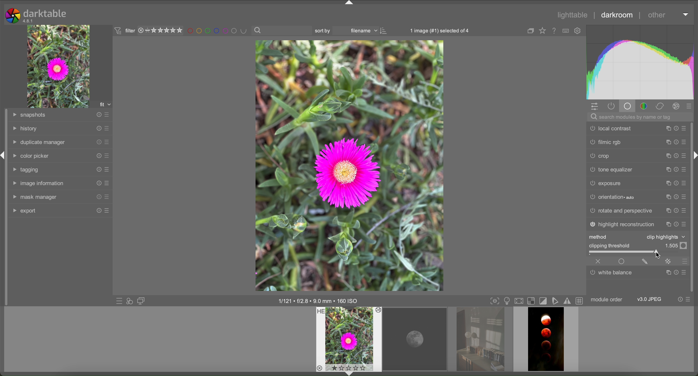 This screenshot has height=376, width=698. What do you see at coordinates (98, 197) in the screenshot?
I see `reset presets` at bounding box center [98, 197].